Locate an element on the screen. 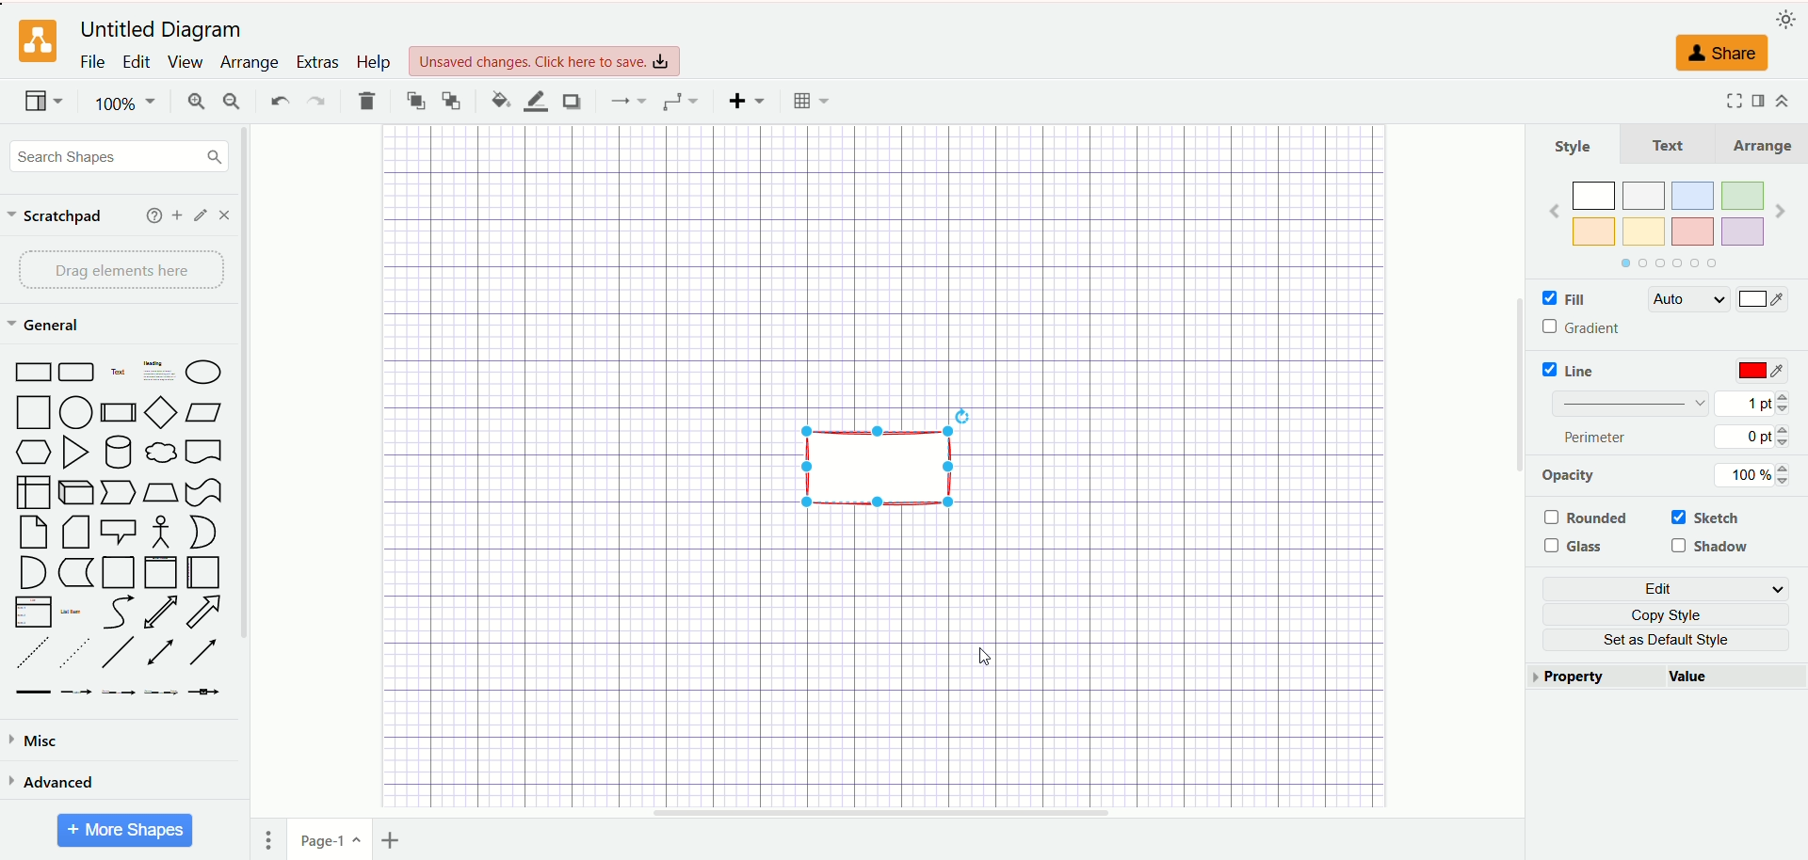 This screenshot has width=1808, height=860. insert page is located at coordinates (399, 839).